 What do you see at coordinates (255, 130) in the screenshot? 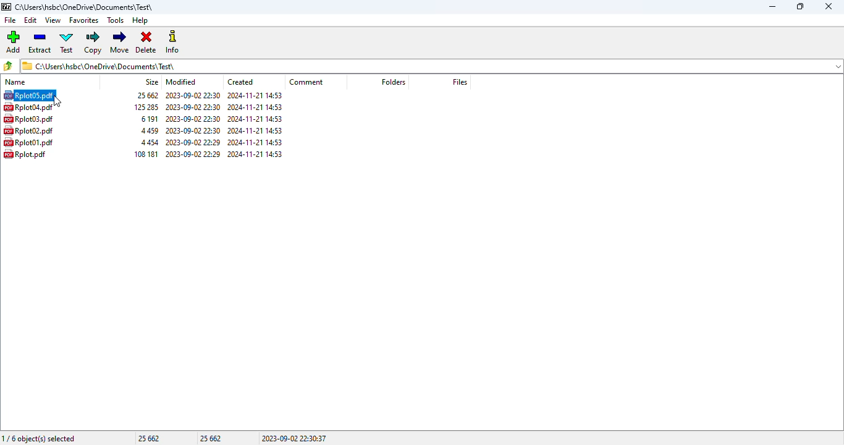
I see `created date & time` at bounding box center [255, 130].